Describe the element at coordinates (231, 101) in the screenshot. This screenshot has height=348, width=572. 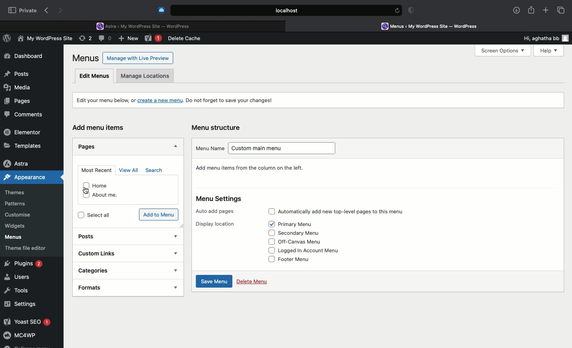
I see `Do not forget to save your changes!` at that location.